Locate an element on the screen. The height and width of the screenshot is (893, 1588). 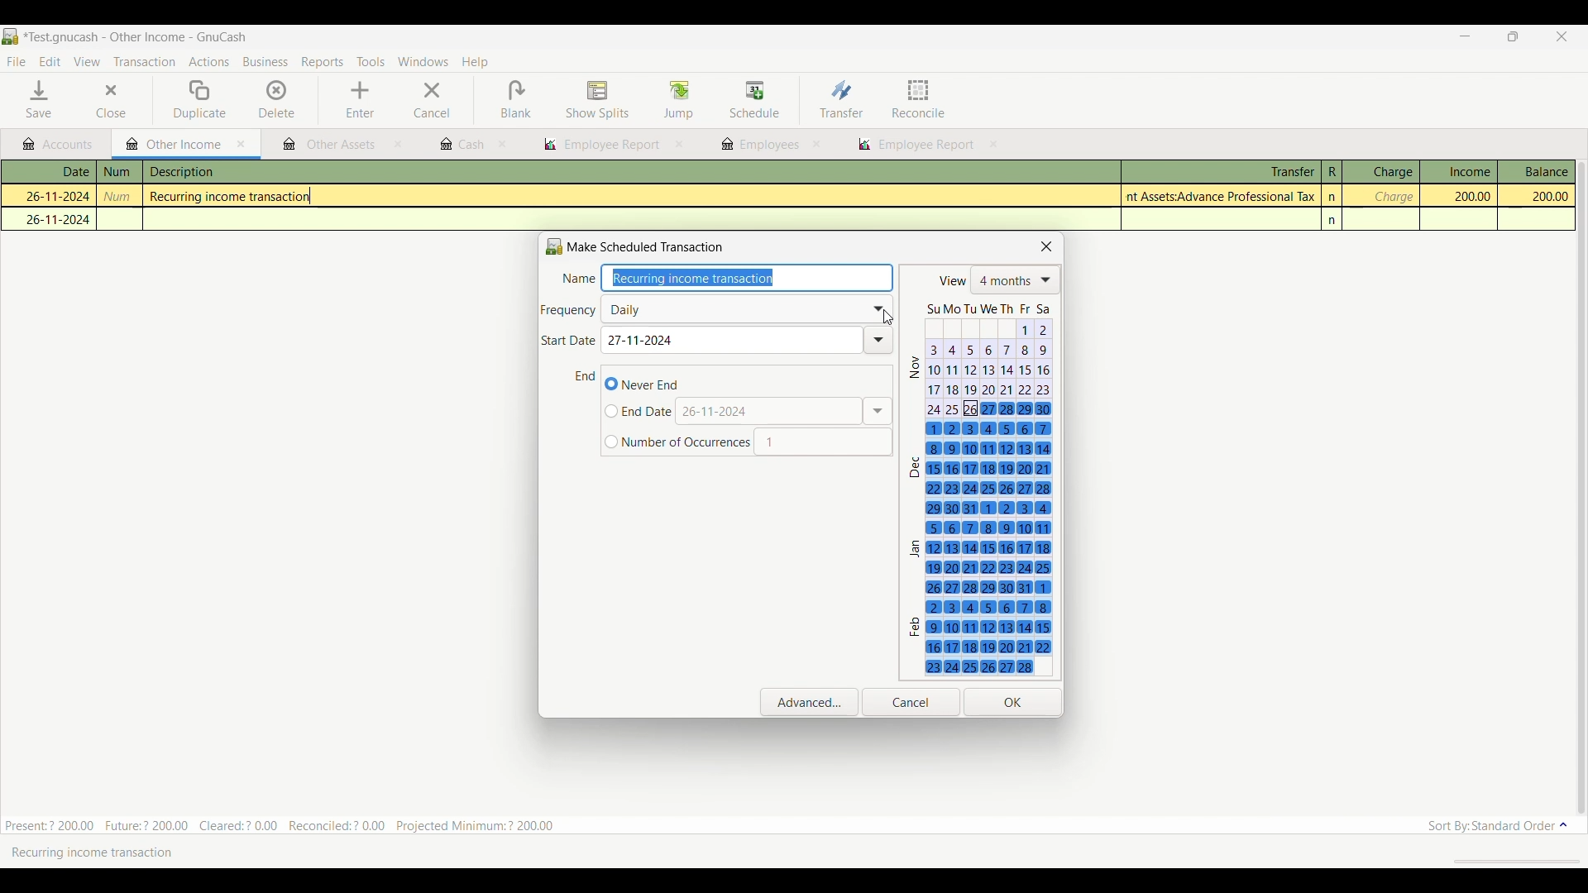
Jump is located at coordinates (678, 99).